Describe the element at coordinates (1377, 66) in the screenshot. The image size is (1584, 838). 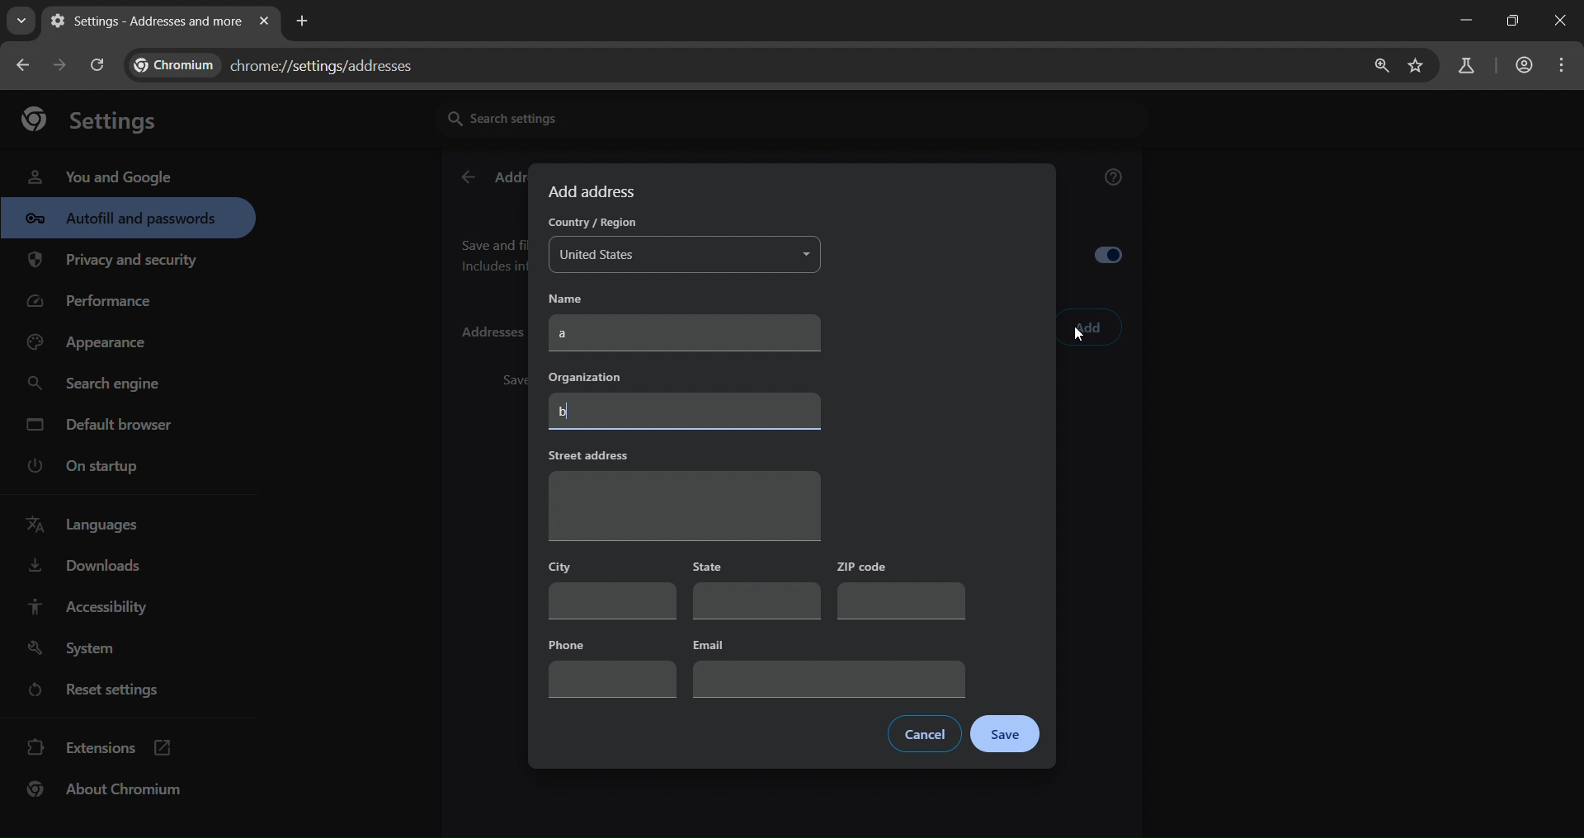
I see `zoom` at that location.